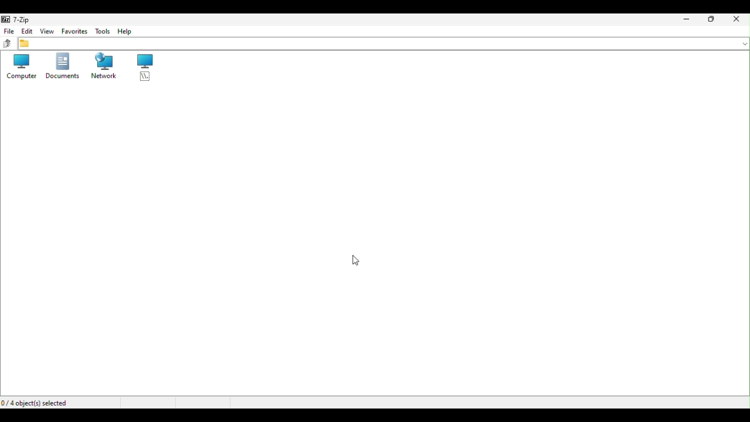  Describe the element at coordinates (74, 31) in the screenshot. I see `Favourite` at that location.